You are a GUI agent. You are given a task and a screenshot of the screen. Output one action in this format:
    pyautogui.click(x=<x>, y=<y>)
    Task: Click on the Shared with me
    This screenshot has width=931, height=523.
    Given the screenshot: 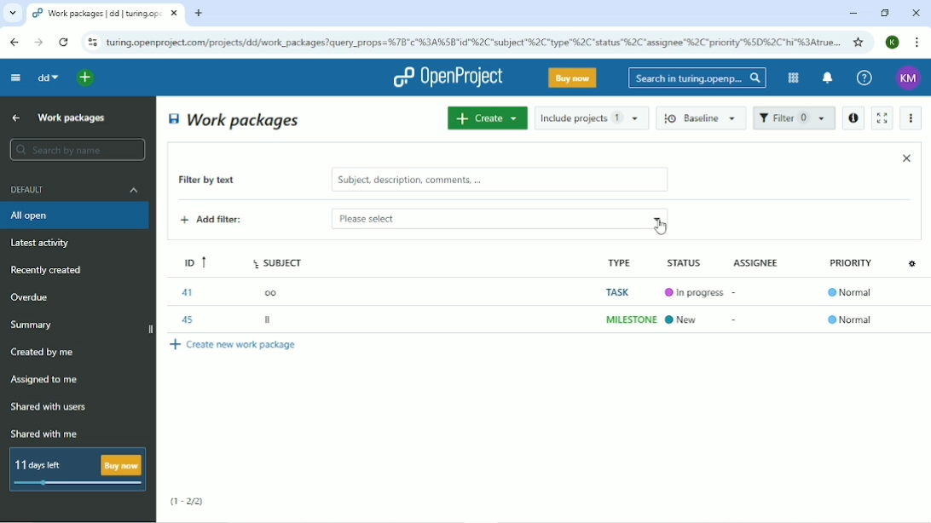 What is the action you would take?
    pyautogui.click(x=46, y=434)
    